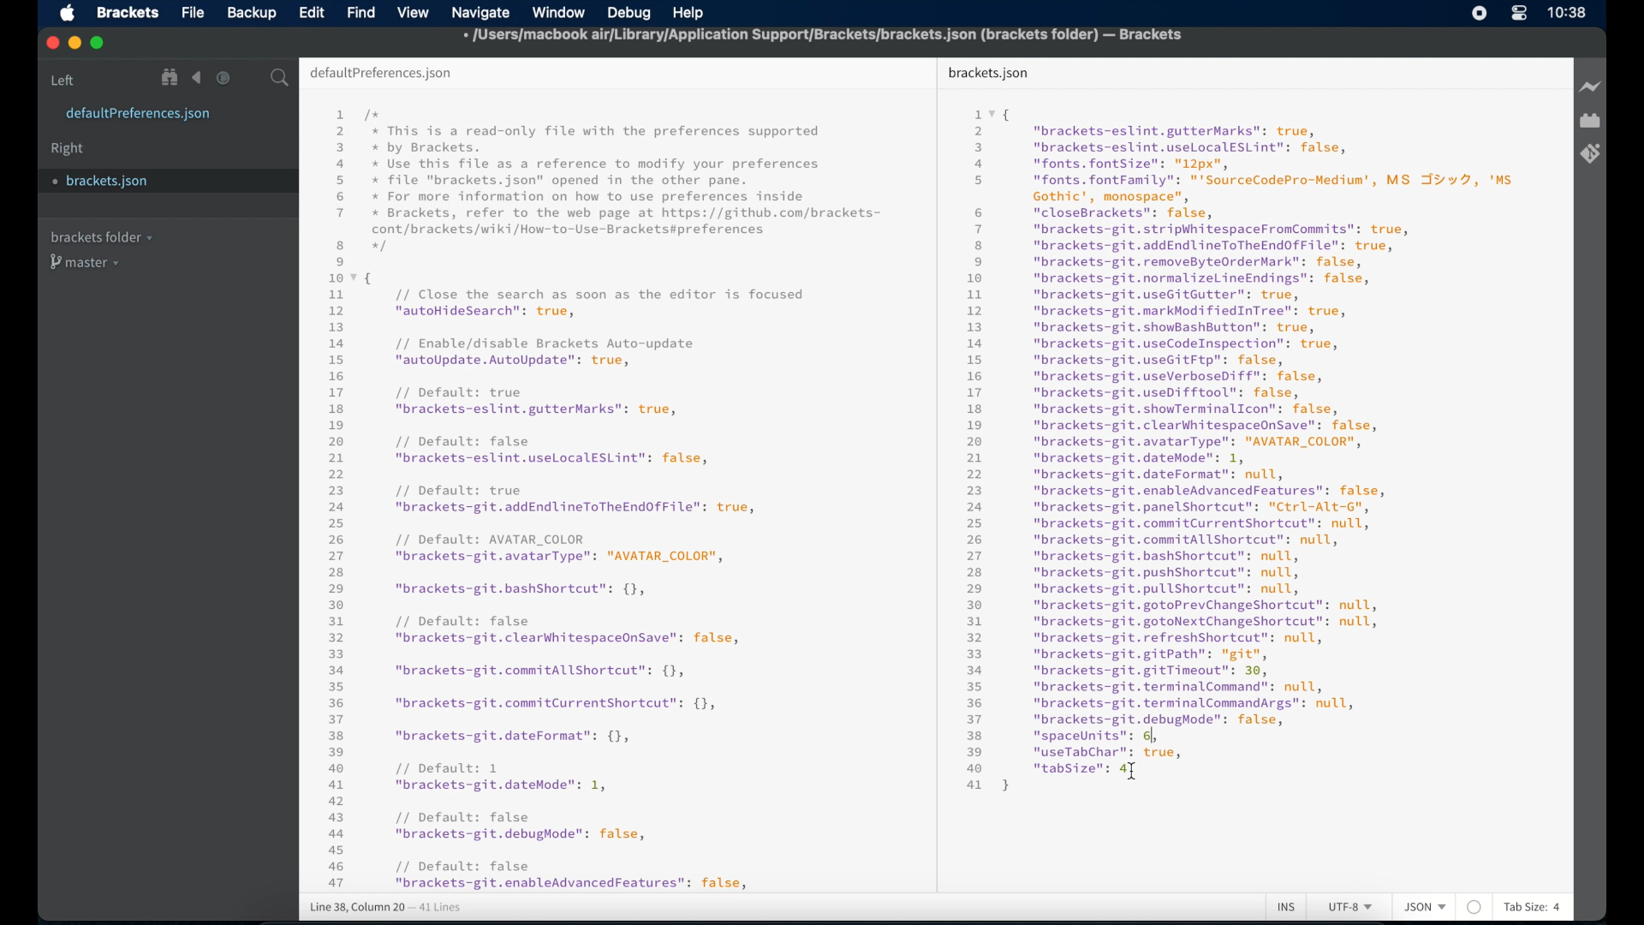 The image size is (1644, 925). What do you see at coordinates (1590, 154) in the screenshot?
I see `brackets  git extension` at bounding box center [1590, 154].